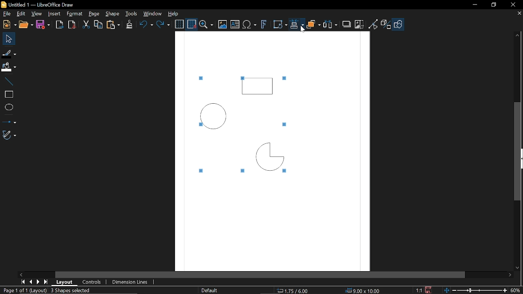 Image resolution: width=523 pixels, height=294 pixels. What do you see at coordinates (520, 16) in the screenshot?
I see `close tab` at bounding box center [520, 16].